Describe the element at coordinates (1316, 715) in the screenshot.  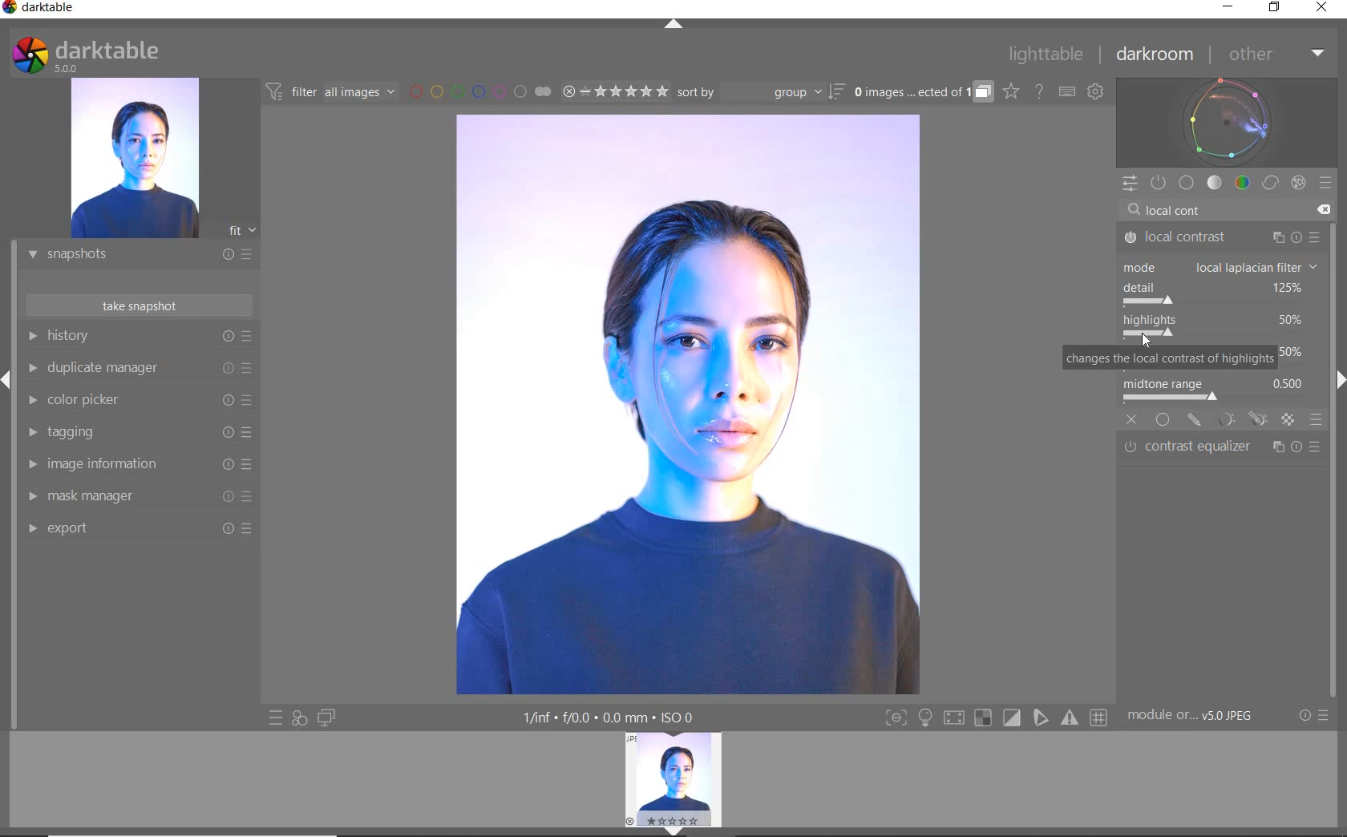
I see `RESET OR PRESETS & PREFERENCES` at that location.